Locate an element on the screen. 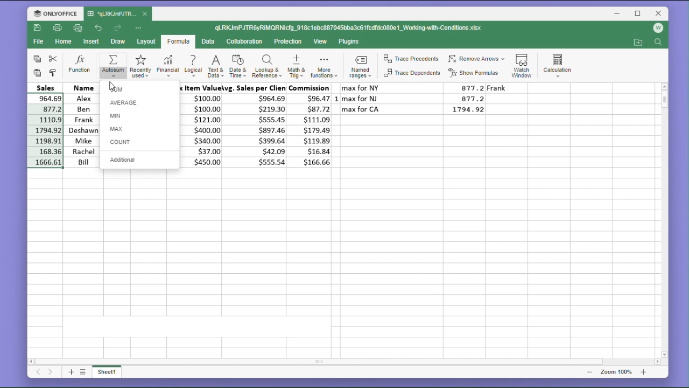 This screenshot has width=689, height=388. financial is located at coordinates (167, 64).